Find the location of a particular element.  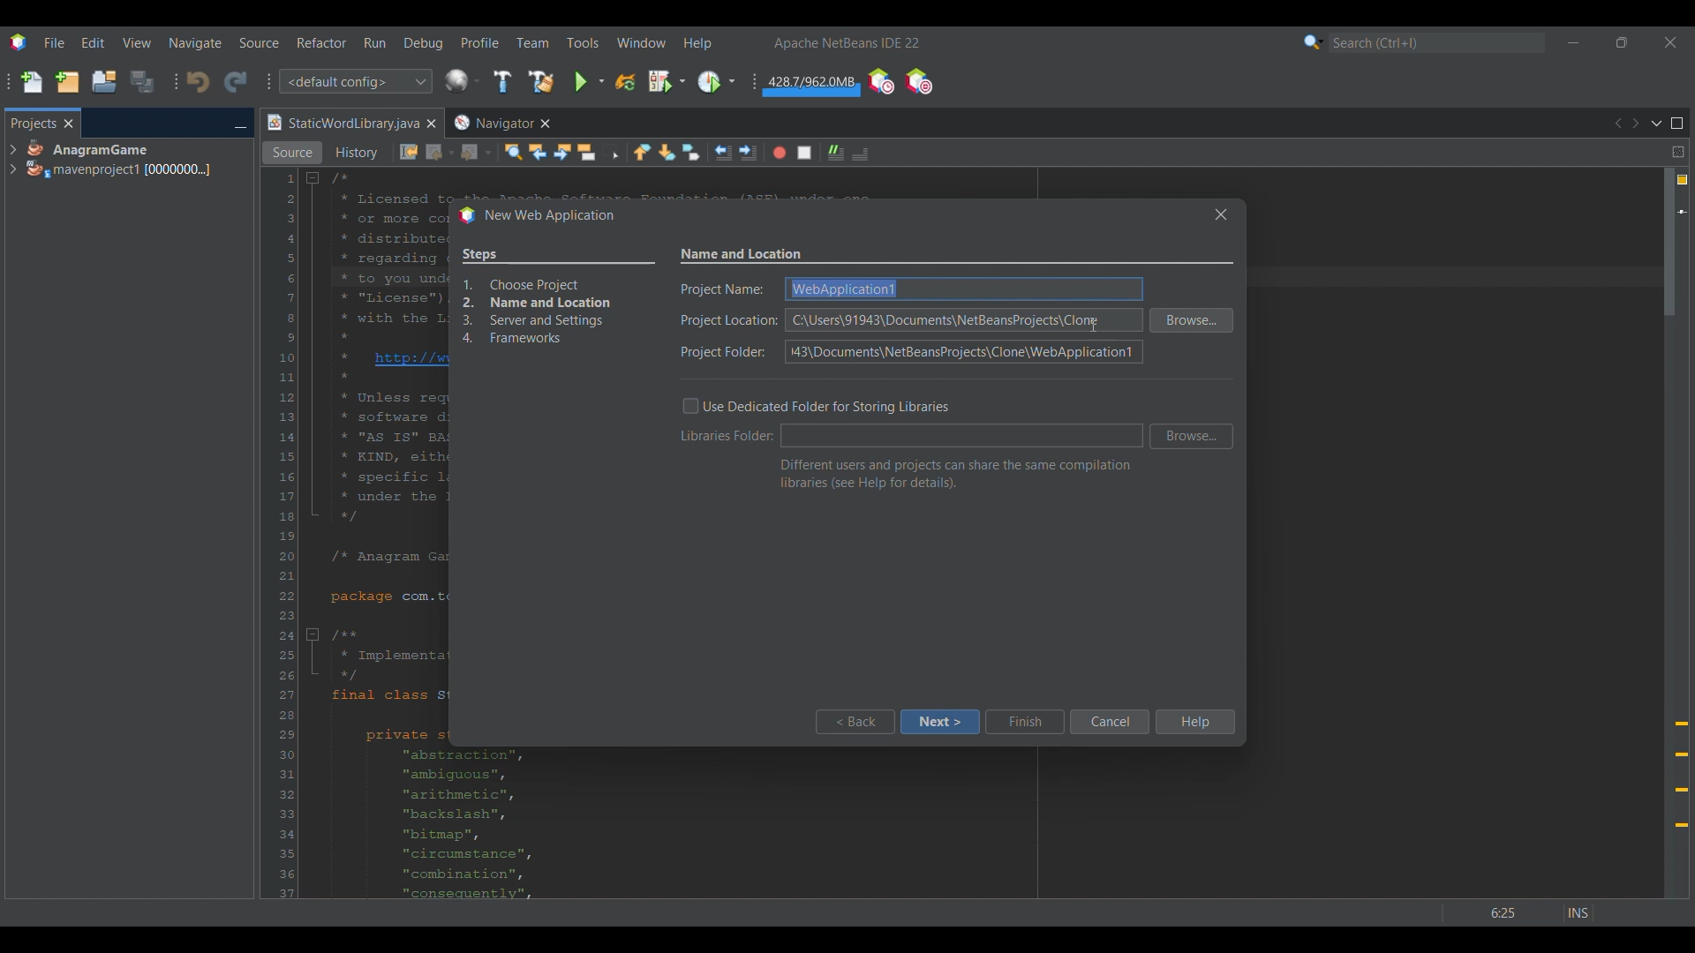

Back is located at coordinates (854, 722).